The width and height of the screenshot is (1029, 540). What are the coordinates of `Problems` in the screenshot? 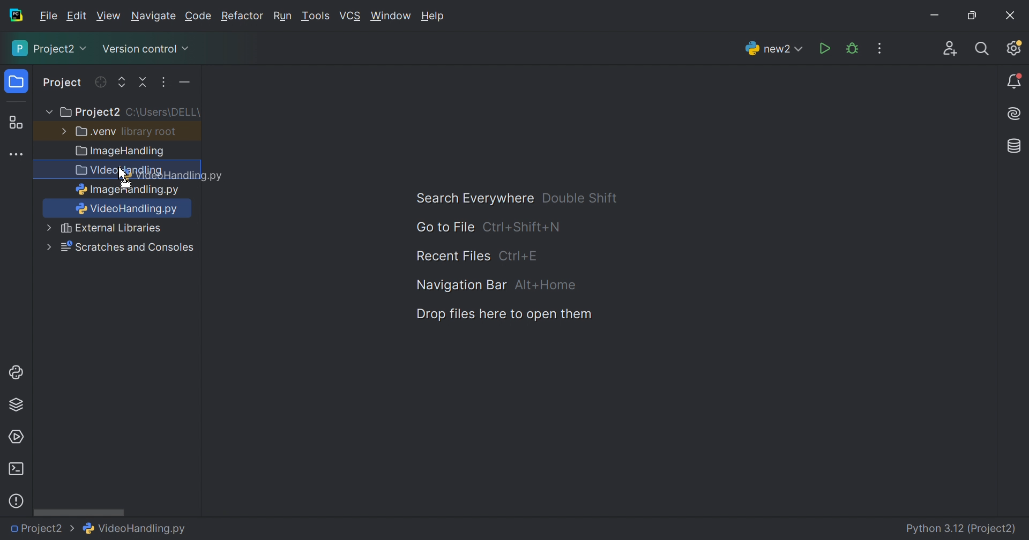 It's located at (16, 501).